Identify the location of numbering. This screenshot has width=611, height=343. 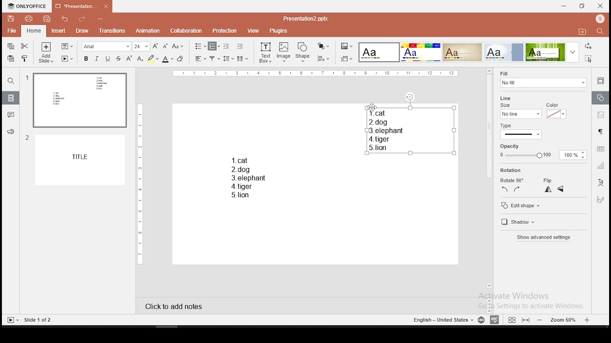
(214, 46).